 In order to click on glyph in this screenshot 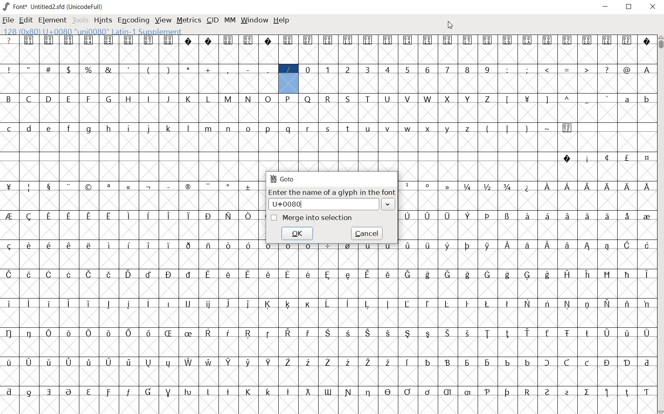, I will do `click(467, 363)`.